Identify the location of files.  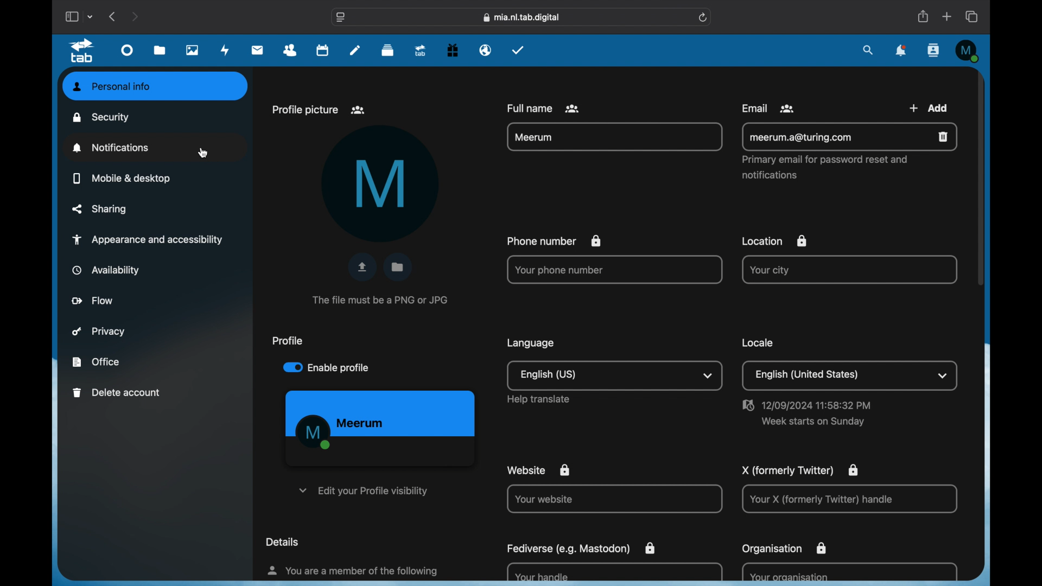
(160, 51).